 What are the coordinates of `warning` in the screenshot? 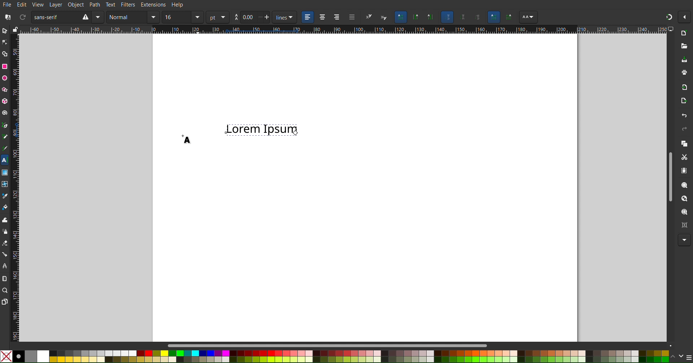 It's located at (85, 17).